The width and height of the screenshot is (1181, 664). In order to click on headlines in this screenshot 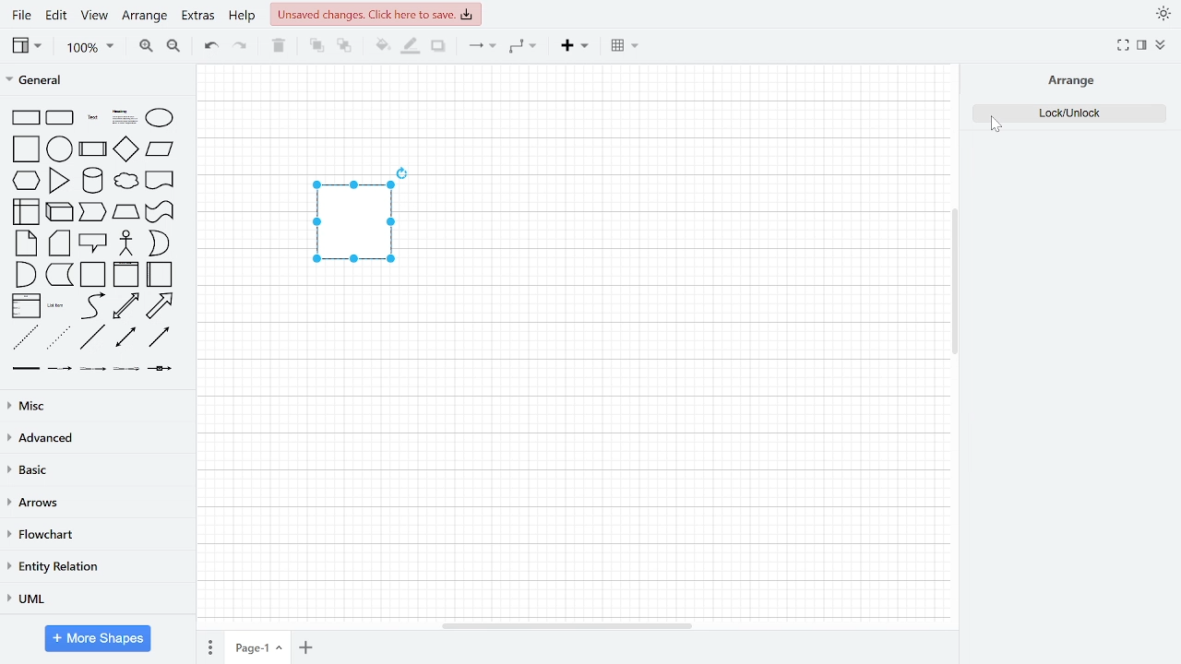, I will do `click(125, 117)`.